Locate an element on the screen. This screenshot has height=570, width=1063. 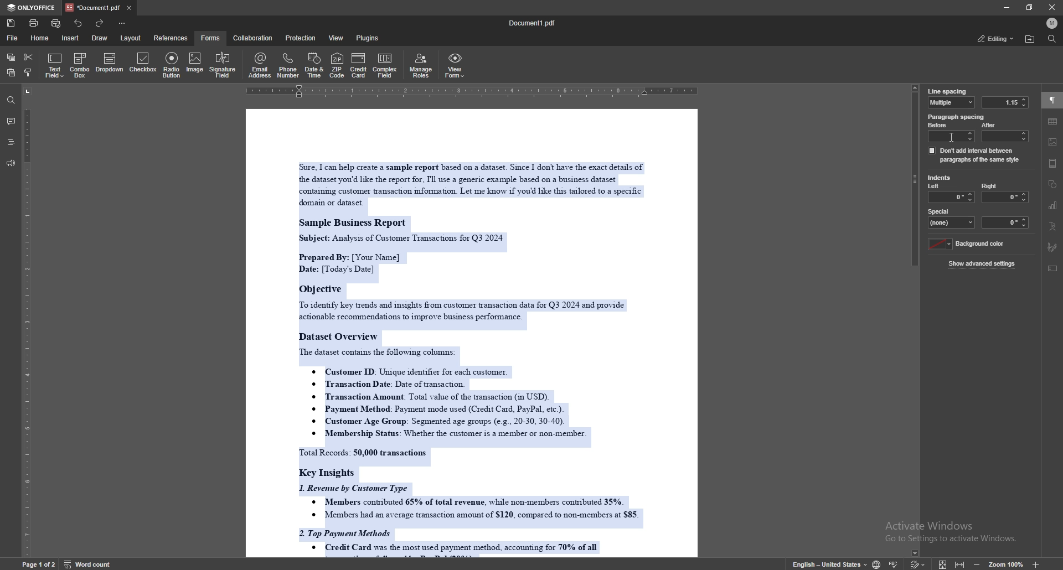
combo box is located at coordinates (80, 65).